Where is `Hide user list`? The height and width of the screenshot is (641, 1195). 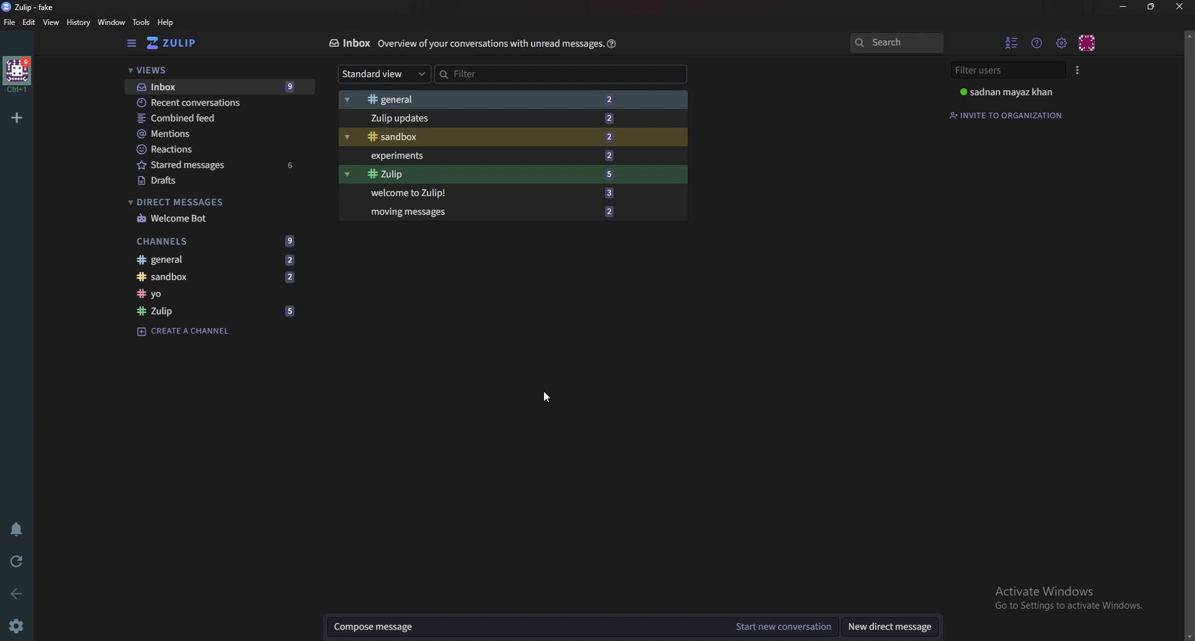 Hide user list is located at coordinates (1012, 42).